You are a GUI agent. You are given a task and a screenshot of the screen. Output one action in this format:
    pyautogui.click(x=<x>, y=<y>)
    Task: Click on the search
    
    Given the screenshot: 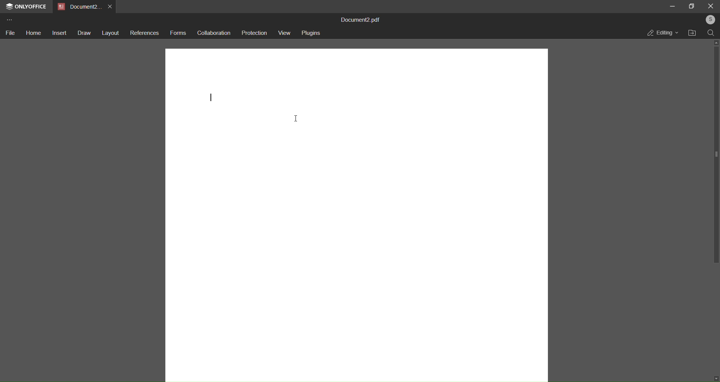 What is the action you would take?
    pyautogui.click(x=711, y=33)
    